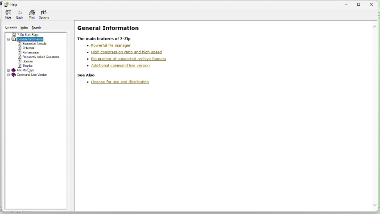 This screenshot has height=214, width=380. I want to click on Print, so click(31, 15).